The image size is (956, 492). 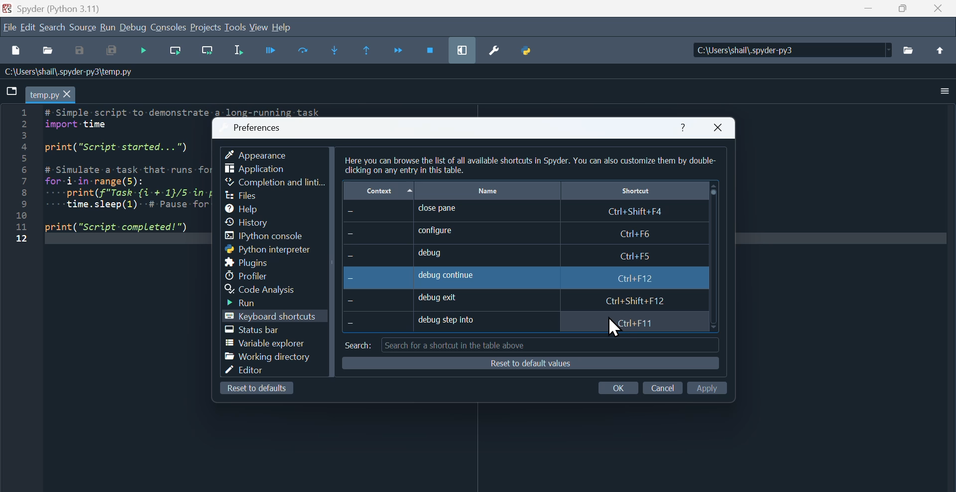 I want to click on Folder, so click(x=912, y=52).